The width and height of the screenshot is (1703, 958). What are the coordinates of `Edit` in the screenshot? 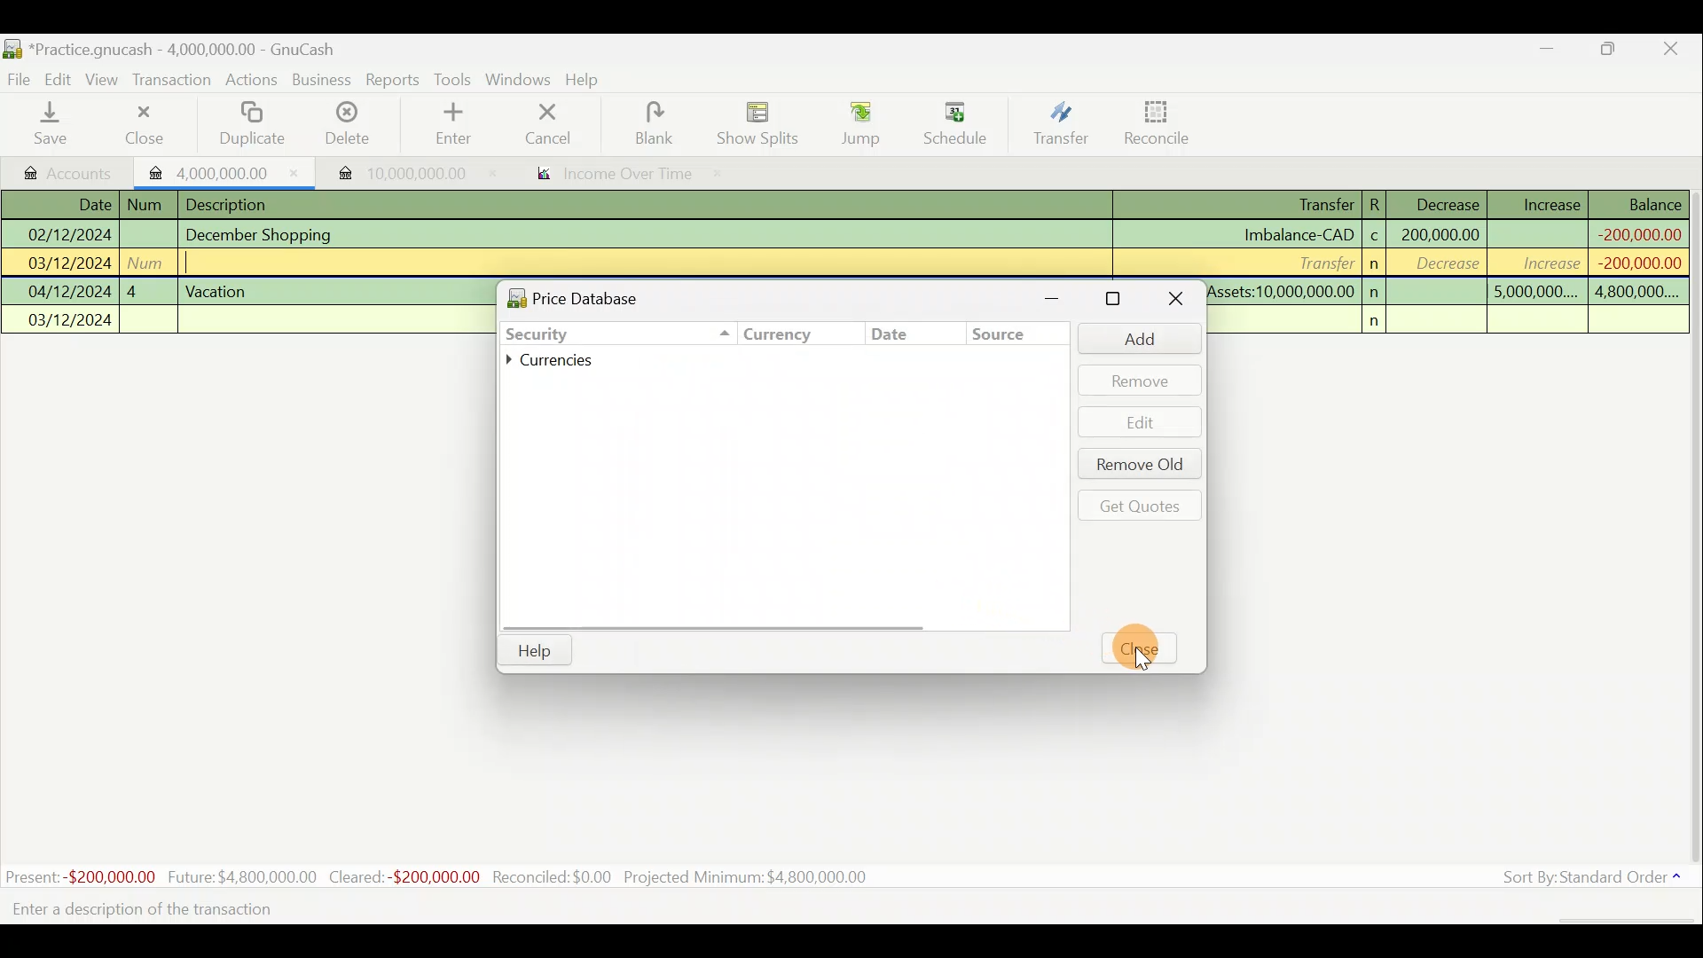 It's located at (1142, 422).